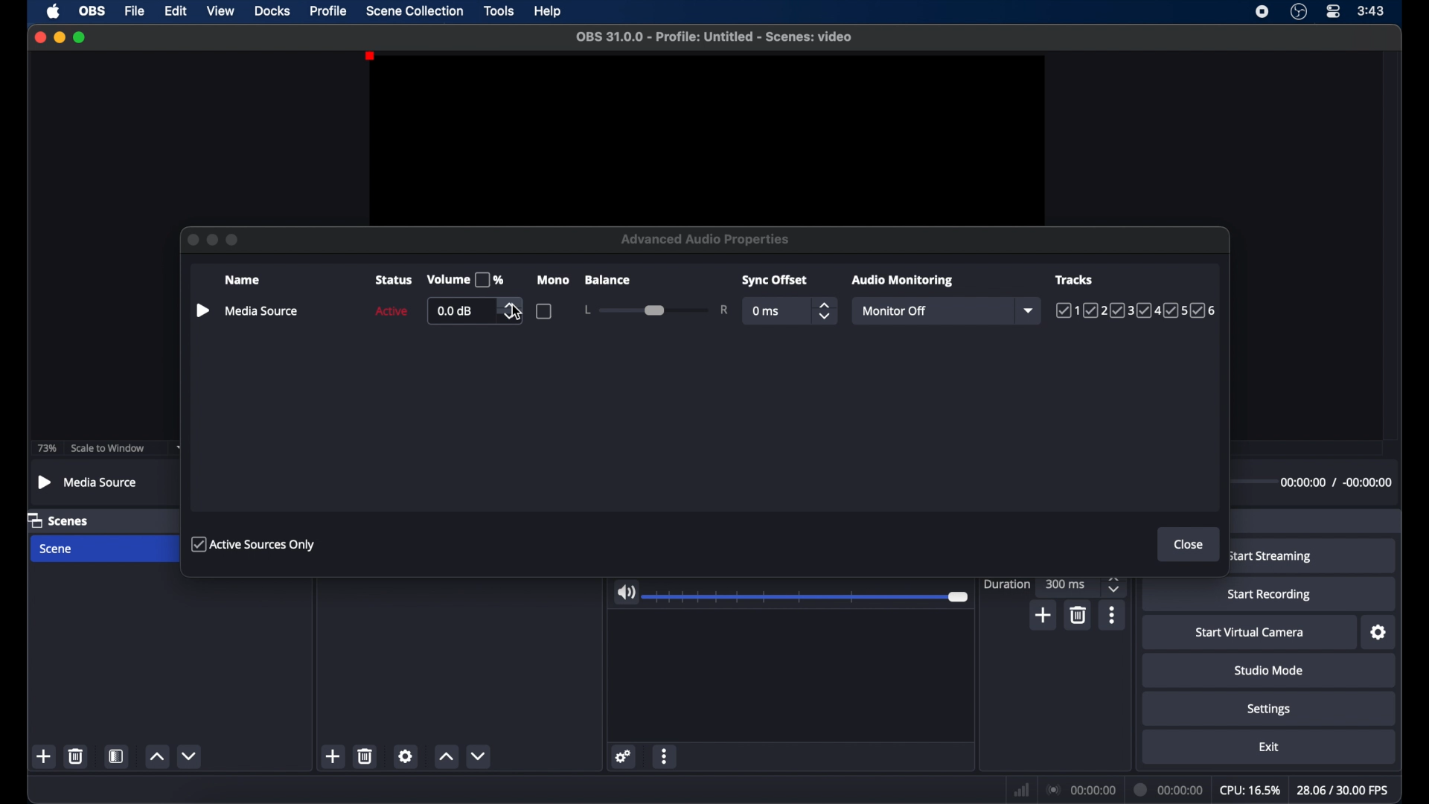  Describe the element at coordinates (45, 756) in the screenshot. I see `add` at that location.